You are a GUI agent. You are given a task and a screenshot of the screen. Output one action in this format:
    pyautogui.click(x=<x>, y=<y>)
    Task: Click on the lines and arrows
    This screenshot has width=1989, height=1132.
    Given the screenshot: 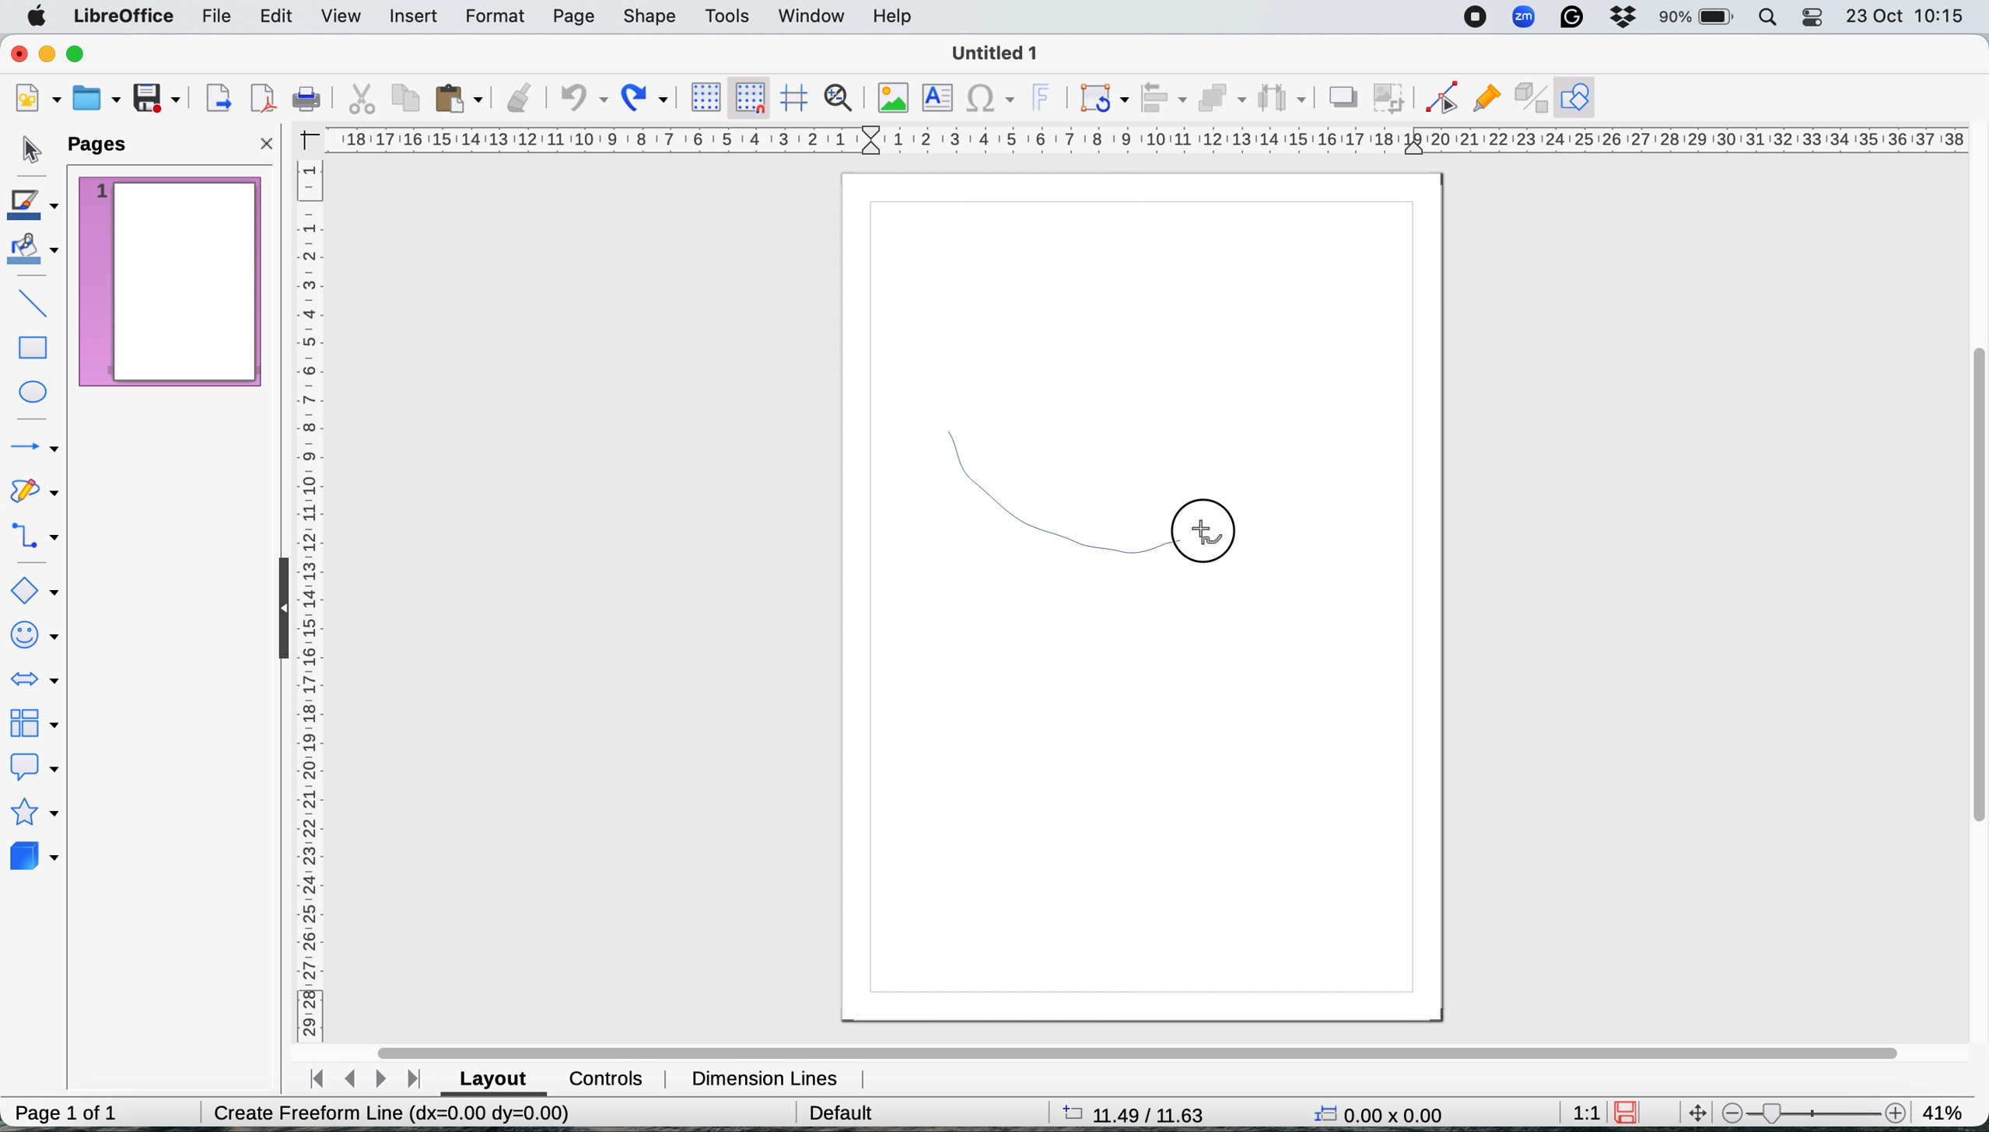 What is the action you would take?
    pyautogui.click(x=33, y=446)
    